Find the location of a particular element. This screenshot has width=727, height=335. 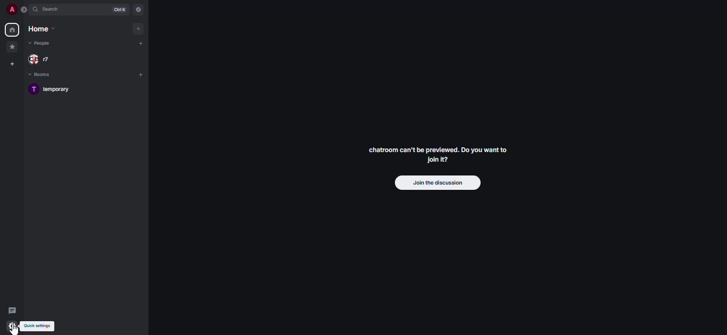

temporary is located at coordinates (54, 89).